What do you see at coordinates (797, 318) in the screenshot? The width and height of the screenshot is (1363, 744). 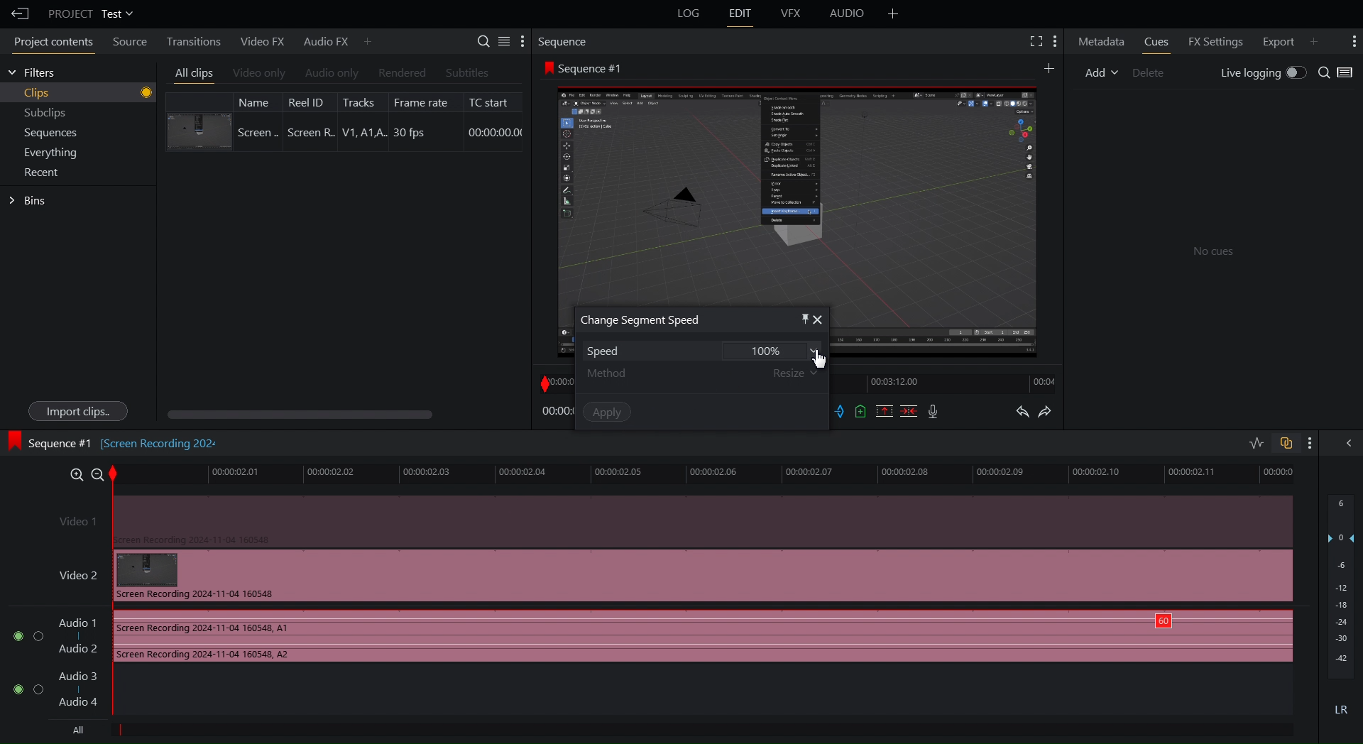 I see `Pin` at bounding box center [797, 318].